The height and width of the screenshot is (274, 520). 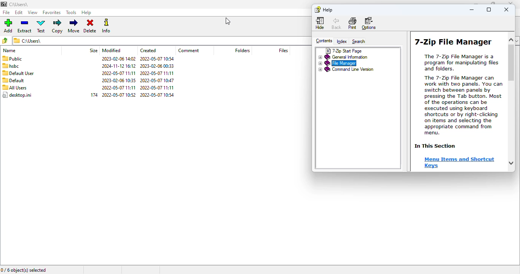 What do you see at coordinates (472, 10) in the screenshot?
I see `minimize` at bounding box center [472, 10].